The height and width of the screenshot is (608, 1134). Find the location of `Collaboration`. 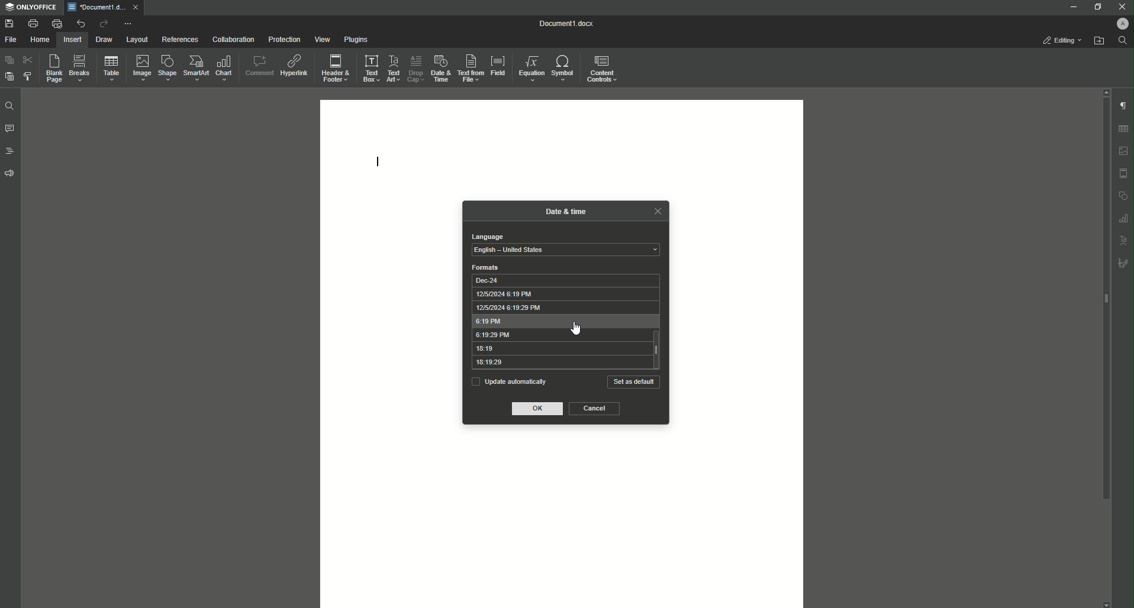

Collaboration is located at coordinates (231, 38).